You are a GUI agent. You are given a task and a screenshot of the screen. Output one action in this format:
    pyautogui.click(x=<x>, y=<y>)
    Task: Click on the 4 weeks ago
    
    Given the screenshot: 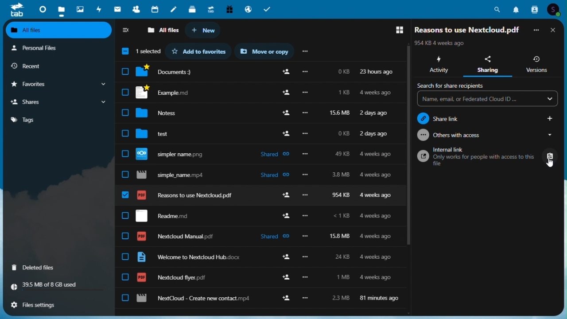 What is the action you would take?
    pyautogui.click(x=375, y=277)
    